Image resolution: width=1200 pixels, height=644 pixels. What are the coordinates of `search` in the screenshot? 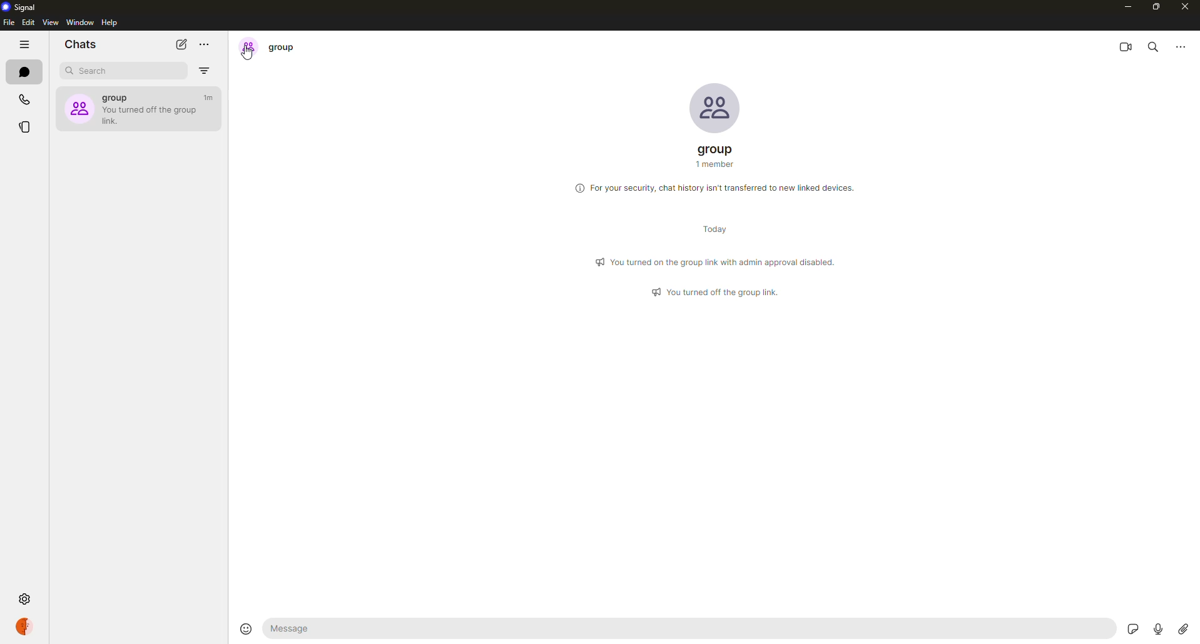 It's located at (96, 71).